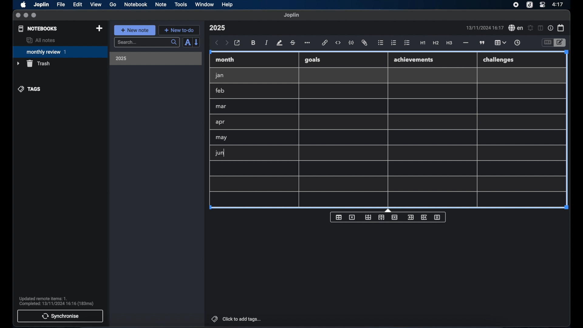  Describe the element at coordinates (561, 28) in the screenshot. I see `calendar` at that location.